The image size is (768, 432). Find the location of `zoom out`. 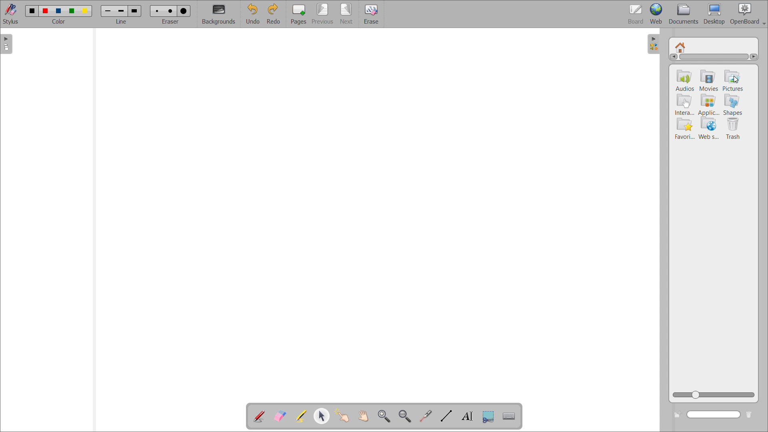

zoom out is located at coordinates (405, 416).